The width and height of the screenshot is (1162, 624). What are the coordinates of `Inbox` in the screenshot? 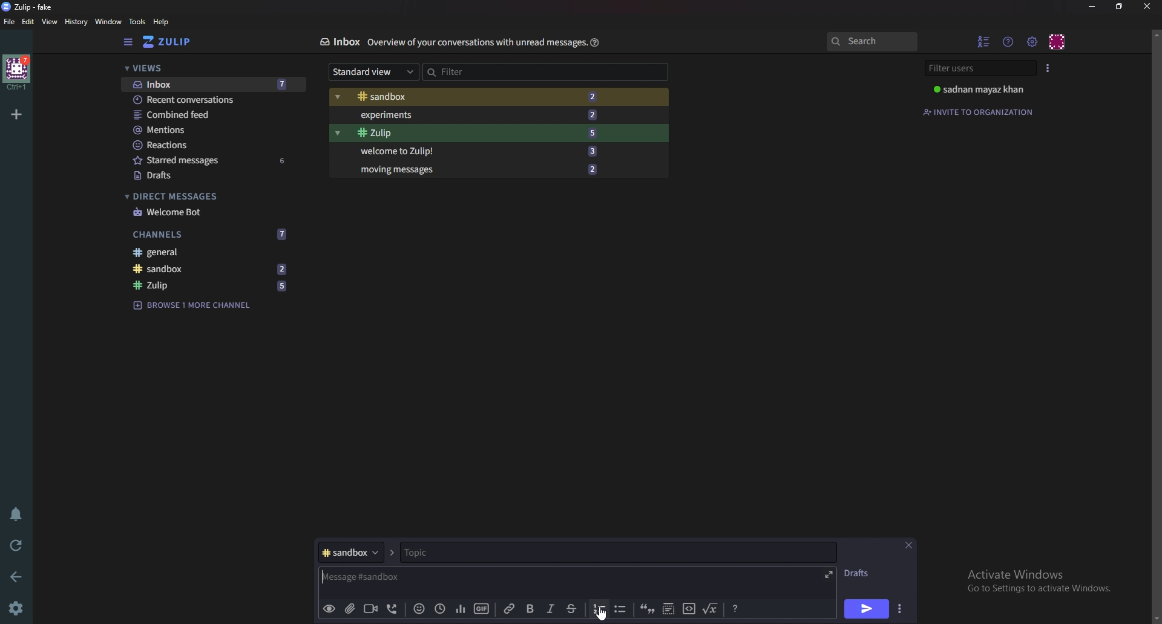 It's located at (209, 84).